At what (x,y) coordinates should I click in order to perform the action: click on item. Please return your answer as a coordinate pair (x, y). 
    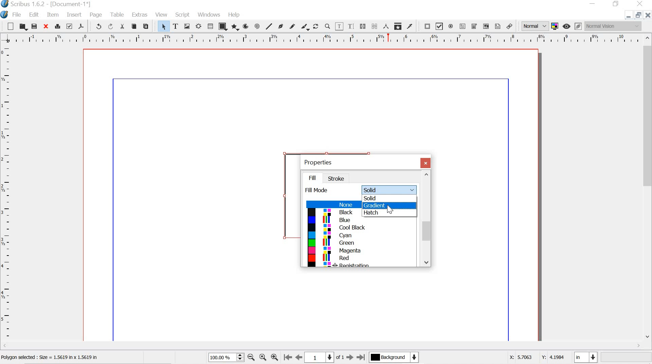
    Looking at the image, I should click on (53, 15).